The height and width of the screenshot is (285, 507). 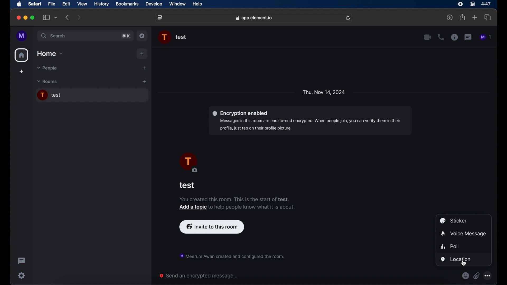 I want to click on poll, so click(x=449, y=247).